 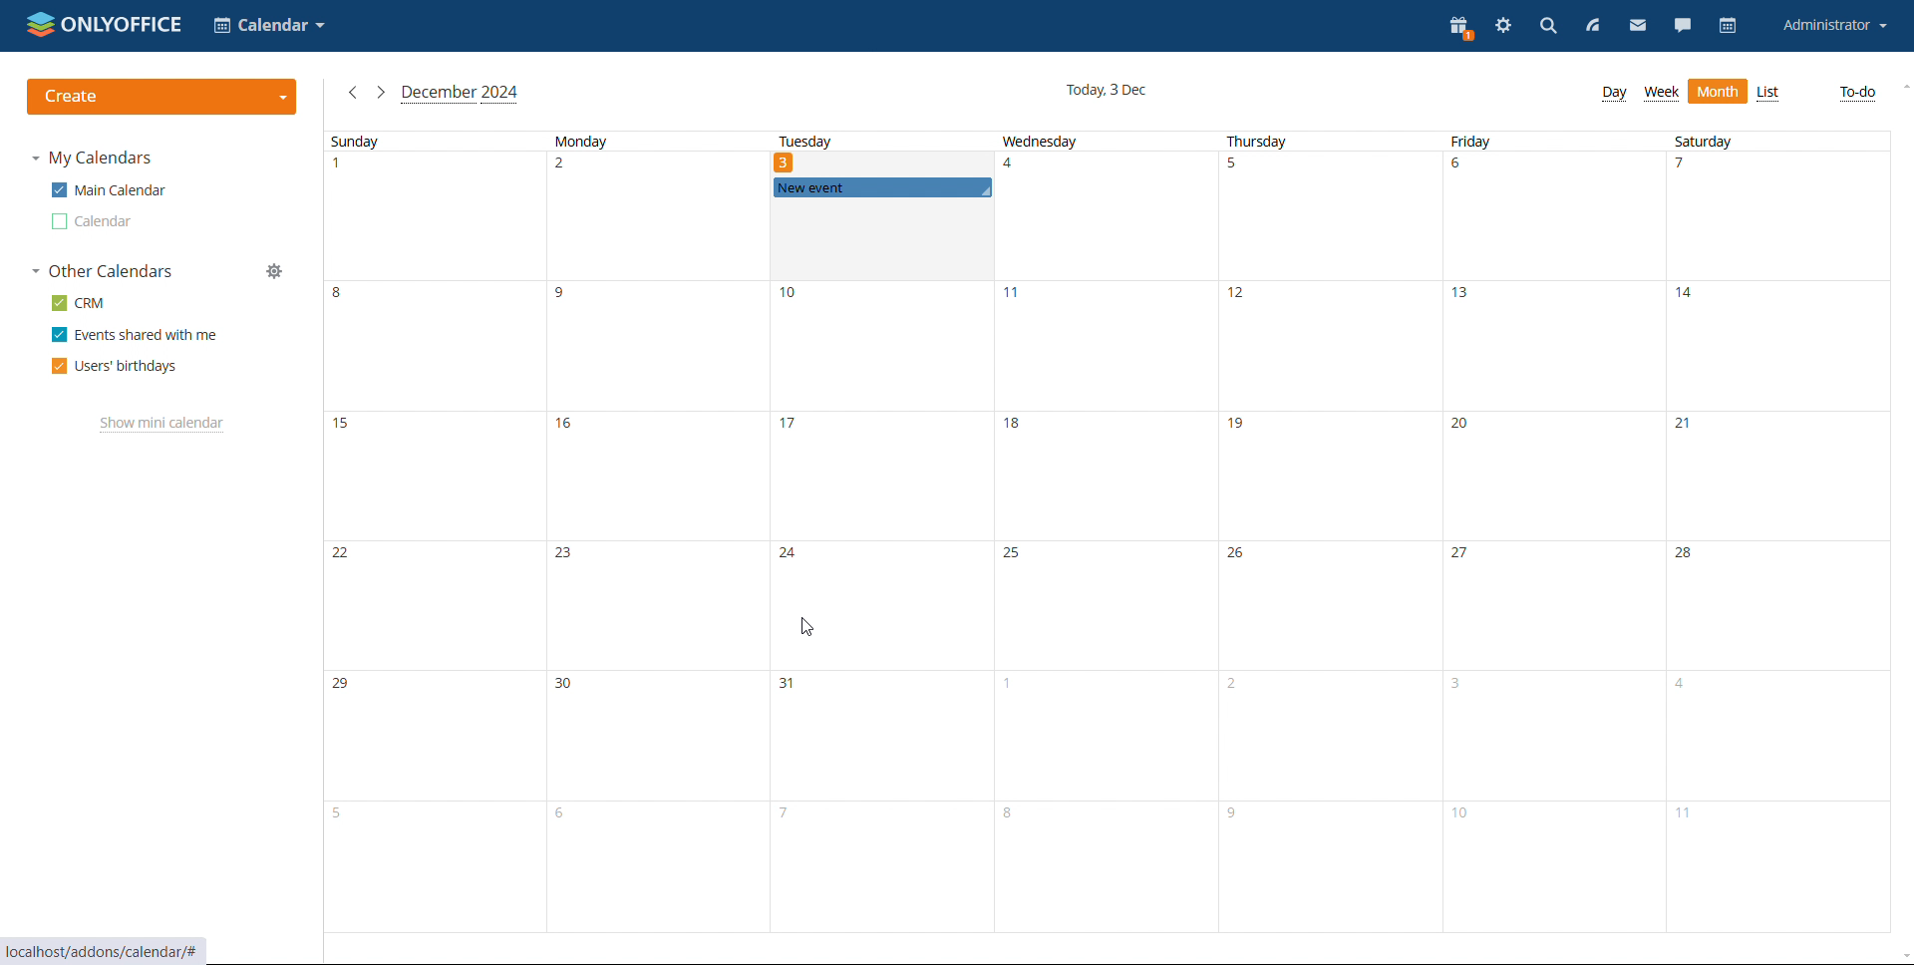 I want to click on current date, so click(x=1109, y=91).